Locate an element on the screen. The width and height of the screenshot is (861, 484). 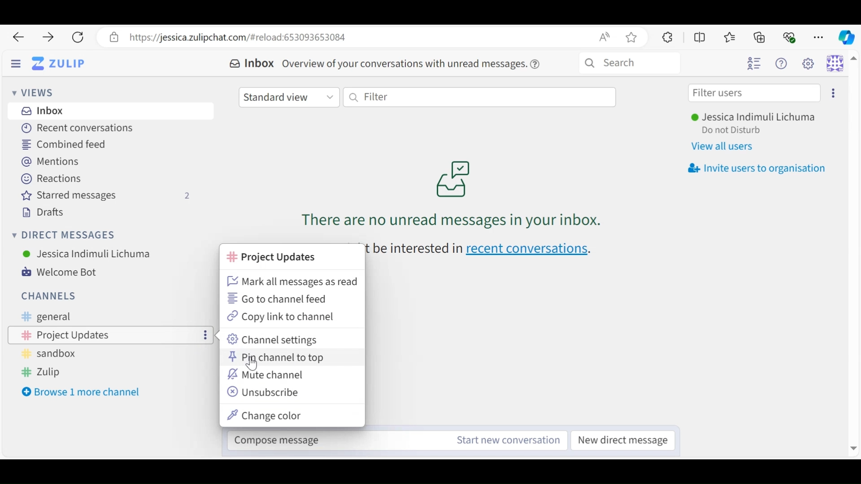
Views is located at coordinates (36, 94).